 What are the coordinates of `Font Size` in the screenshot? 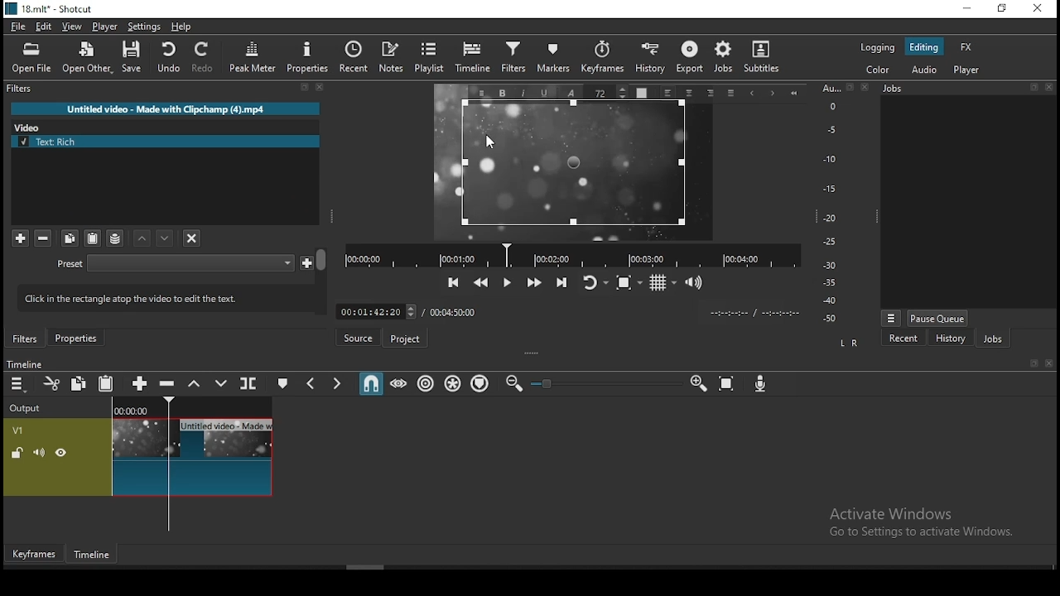 It's located at (608, 92).